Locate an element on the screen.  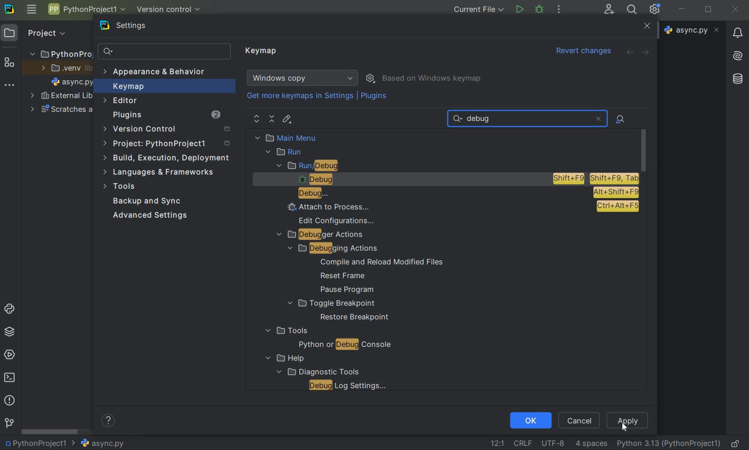
python console is located at coordinates (11, 309).